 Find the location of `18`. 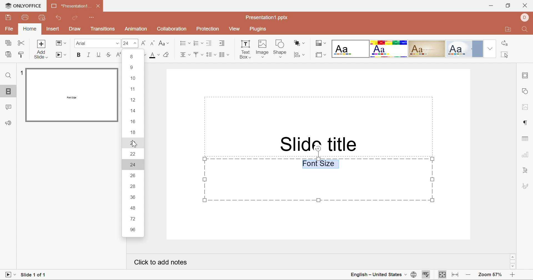

18 is located at coordinates (134, 132).